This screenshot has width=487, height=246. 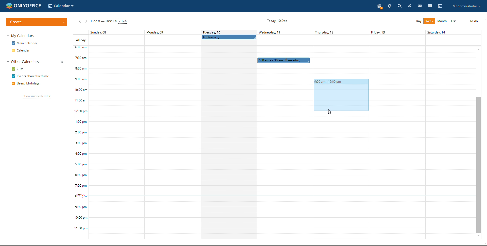 What do you see at coordinates (9, 5) in the screenshot?
I see `onlyoffice logo` at bounding box center [9, 5].